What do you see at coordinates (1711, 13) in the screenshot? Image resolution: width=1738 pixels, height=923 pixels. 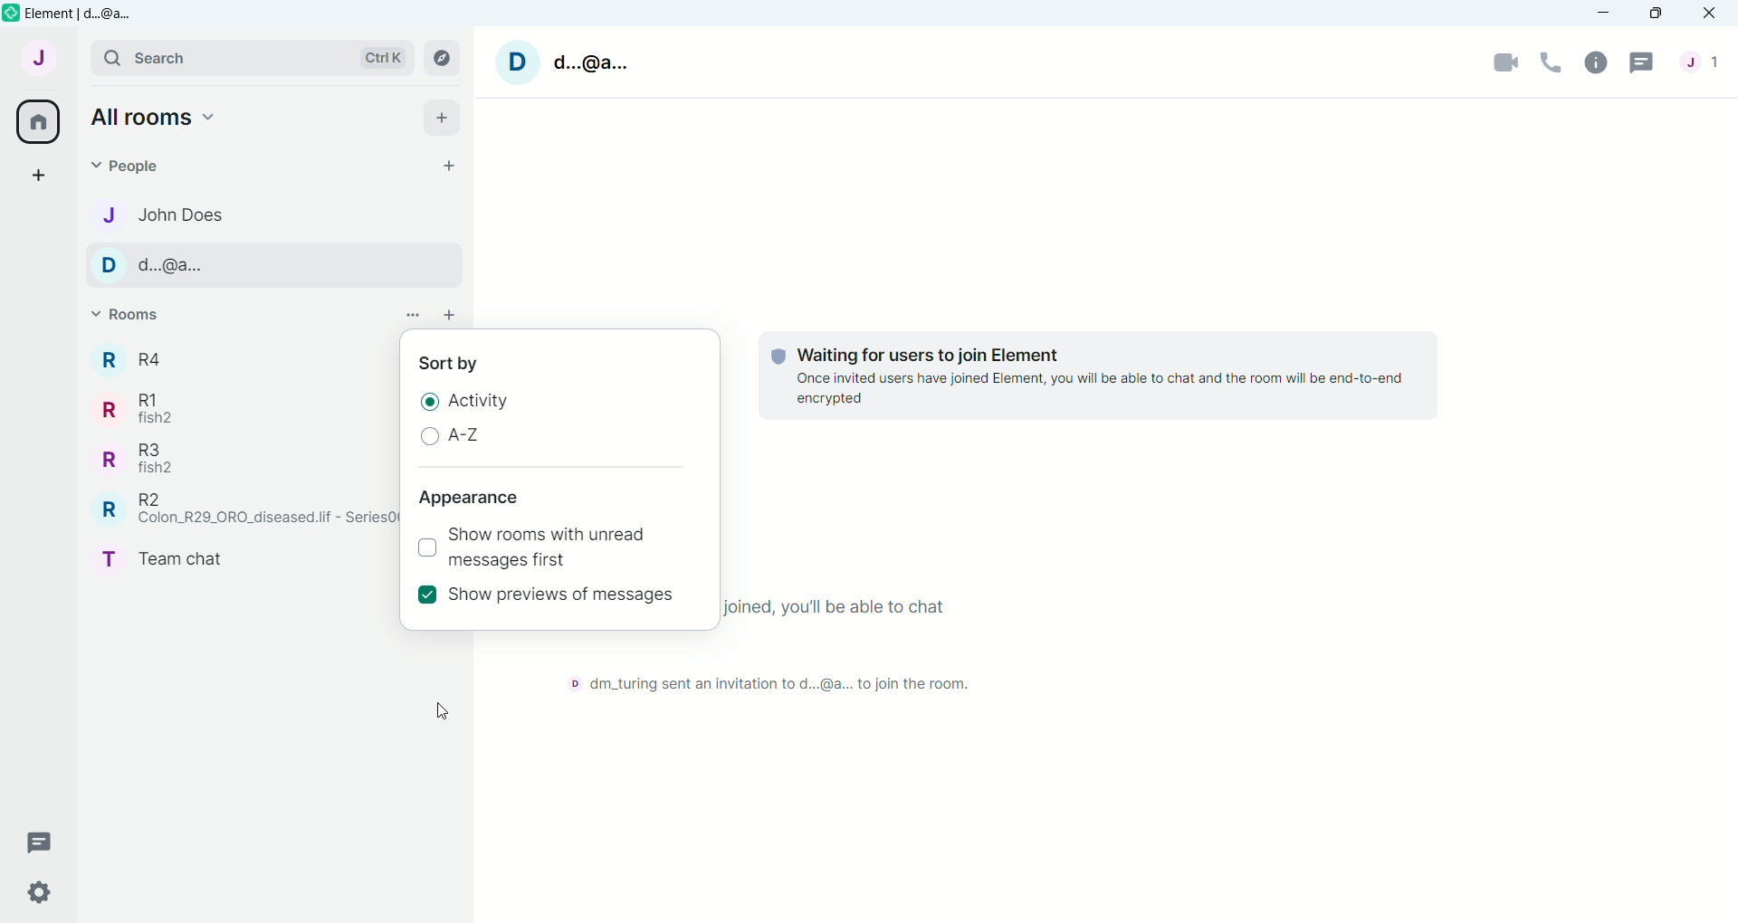 I see `Close` at bounding box center [1711, 13].